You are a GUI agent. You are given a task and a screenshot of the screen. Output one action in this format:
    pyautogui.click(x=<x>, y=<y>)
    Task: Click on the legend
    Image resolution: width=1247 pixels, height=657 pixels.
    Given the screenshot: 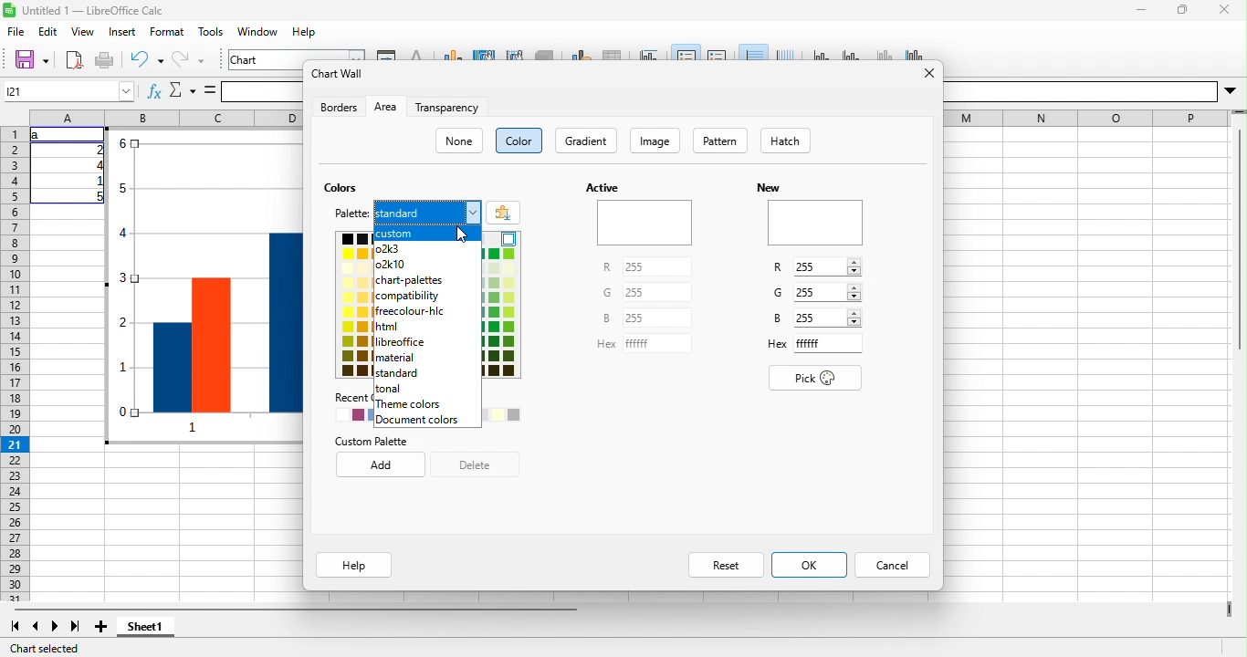 What is the action you would take?
    pyautogui.click(x=718, y=53)
    